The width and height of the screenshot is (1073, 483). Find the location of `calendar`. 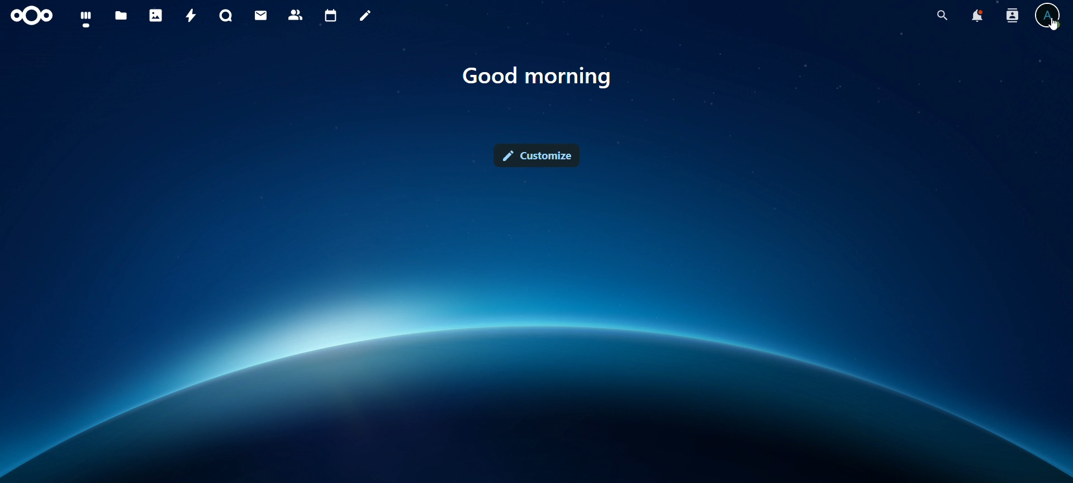

calendar is located at coordinates (331, 16).